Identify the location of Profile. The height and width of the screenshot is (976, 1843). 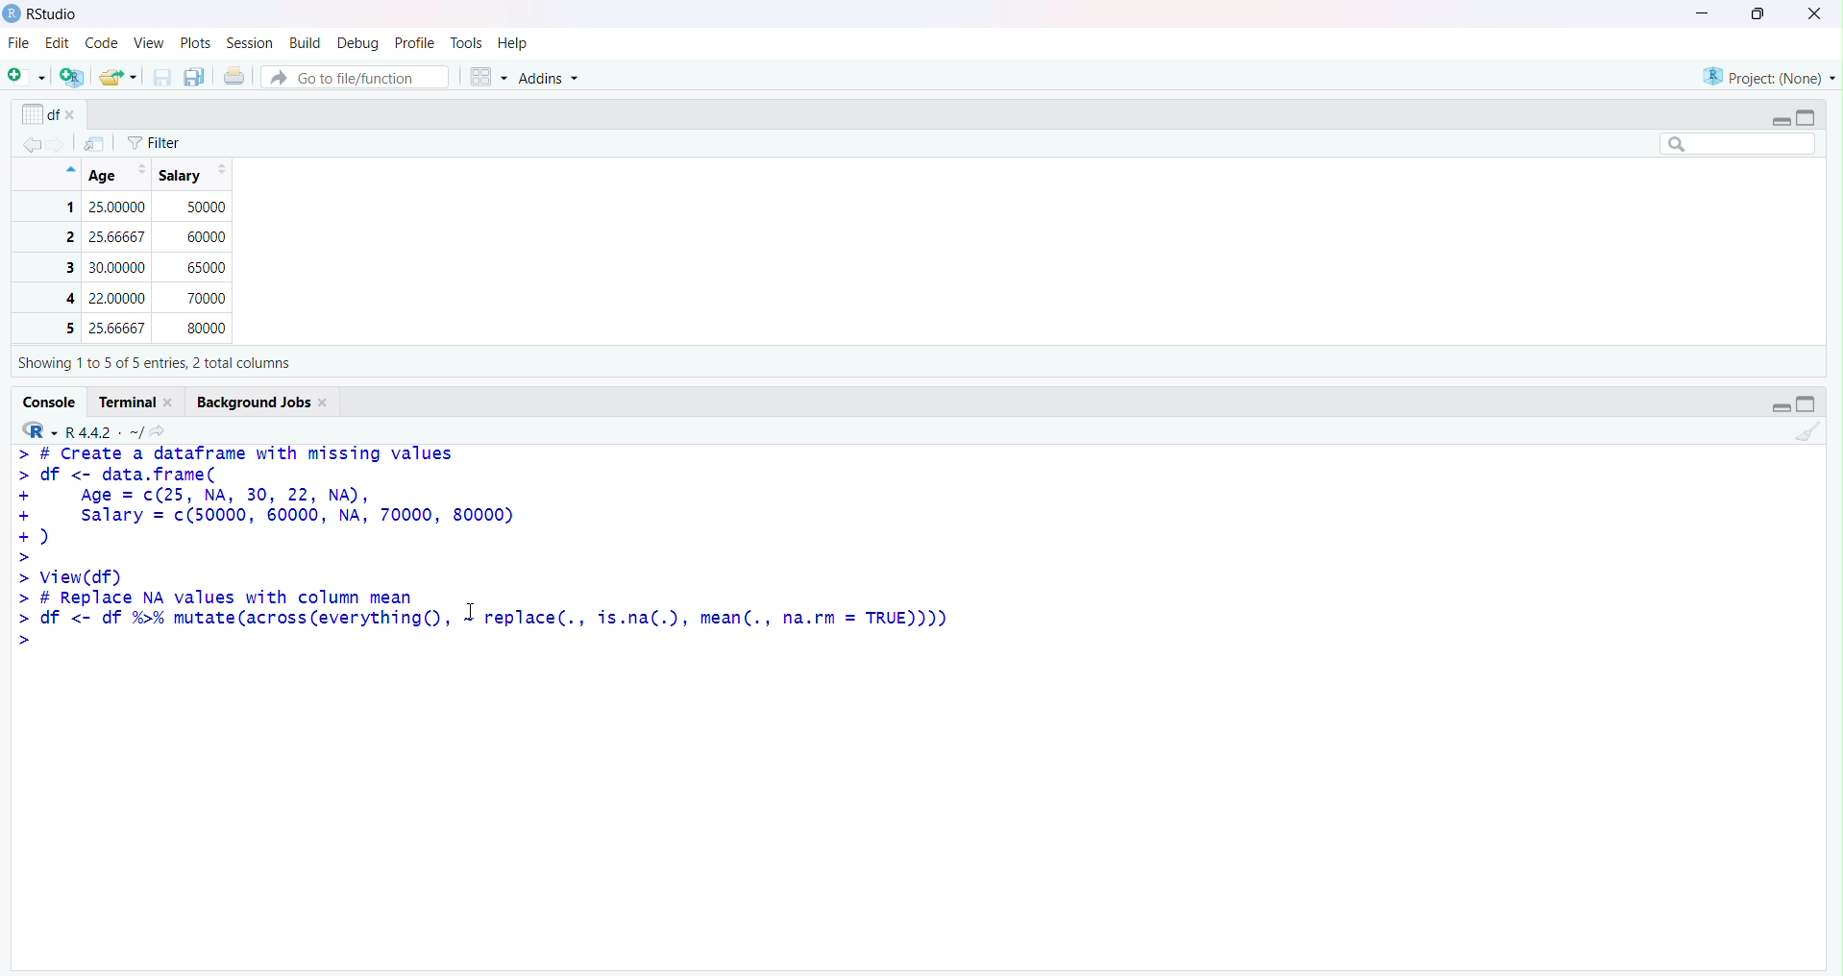
(416, 42).